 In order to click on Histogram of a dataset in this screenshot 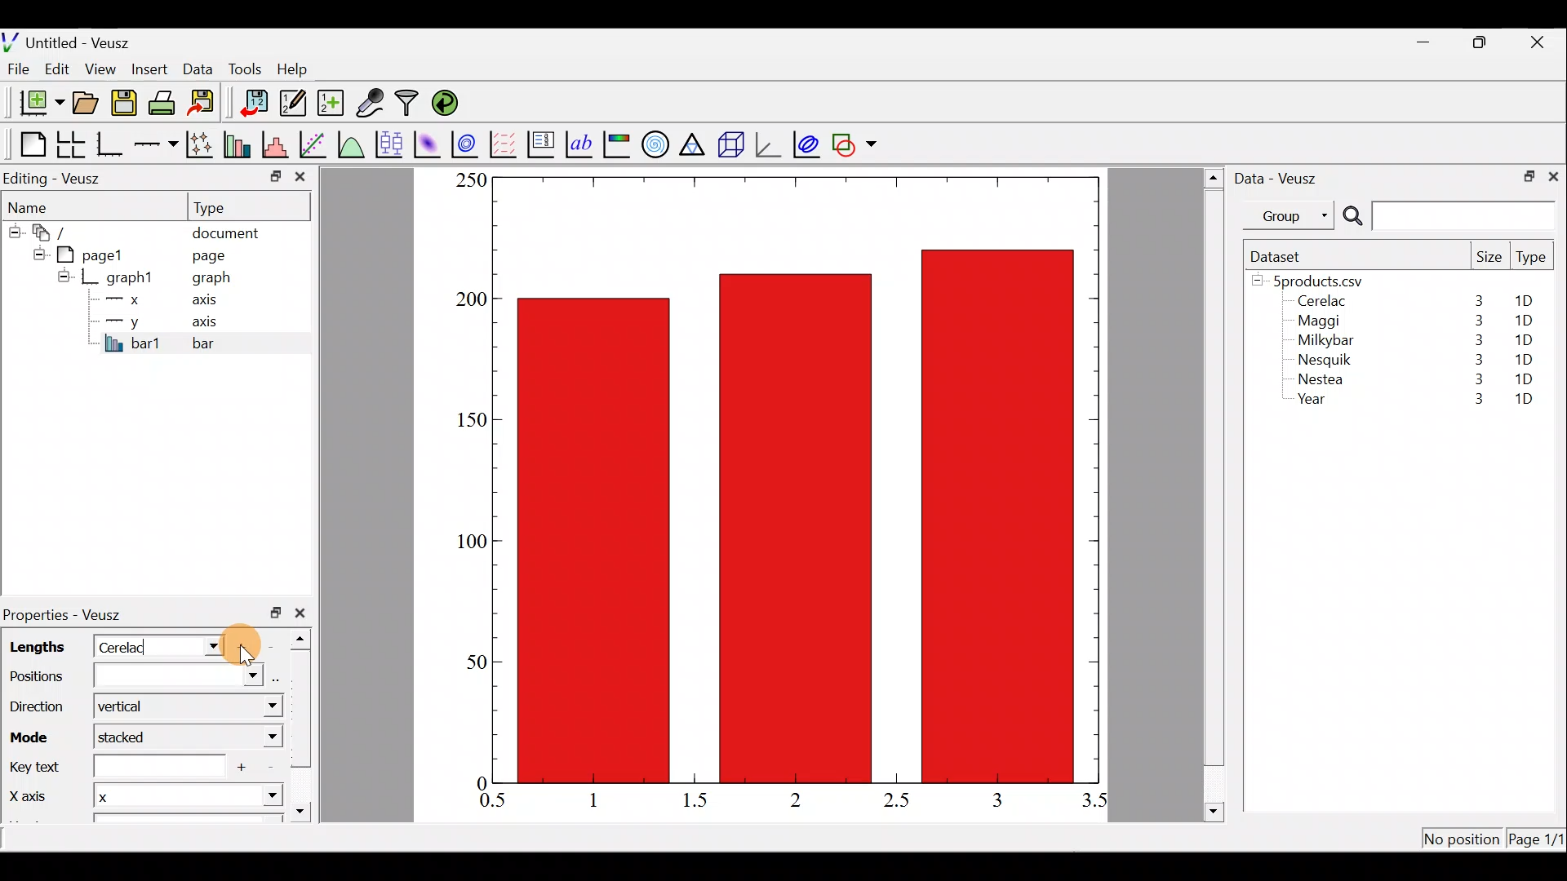, I will do `click(280, 145)`.